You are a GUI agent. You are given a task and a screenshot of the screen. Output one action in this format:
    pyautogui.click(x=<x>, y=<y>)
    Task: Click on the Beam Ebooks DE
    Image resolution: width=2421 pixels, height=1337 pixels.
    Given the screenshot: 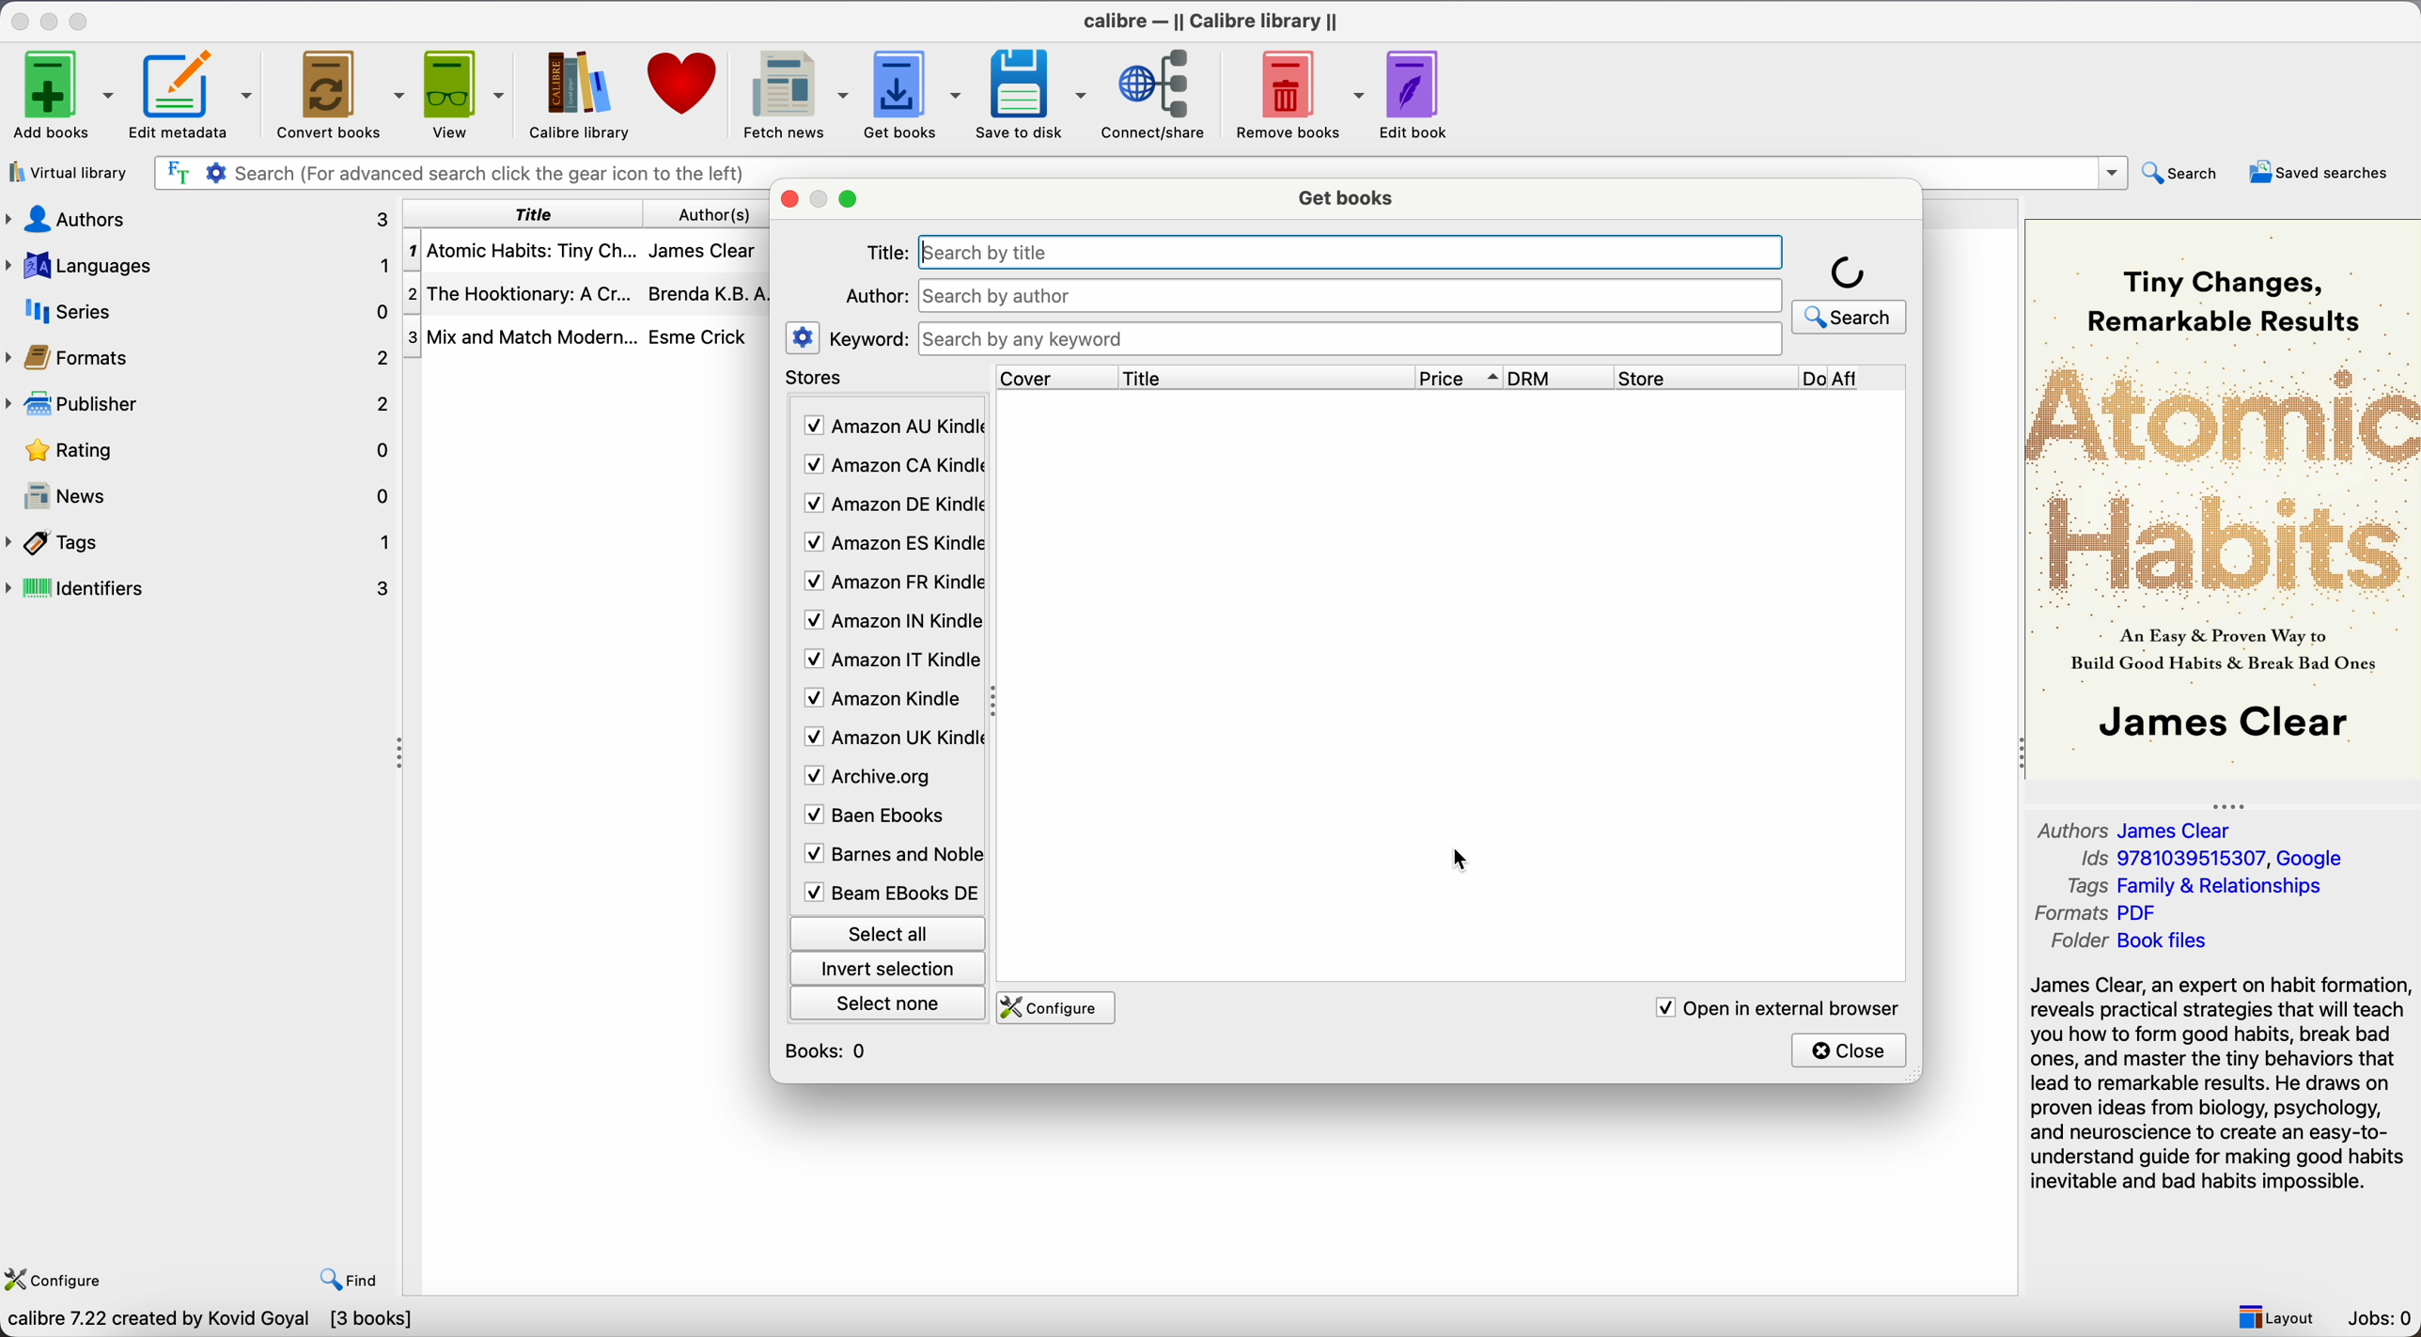 What is the action you would take?
    pyautogui.click(x=888, y=893)
    